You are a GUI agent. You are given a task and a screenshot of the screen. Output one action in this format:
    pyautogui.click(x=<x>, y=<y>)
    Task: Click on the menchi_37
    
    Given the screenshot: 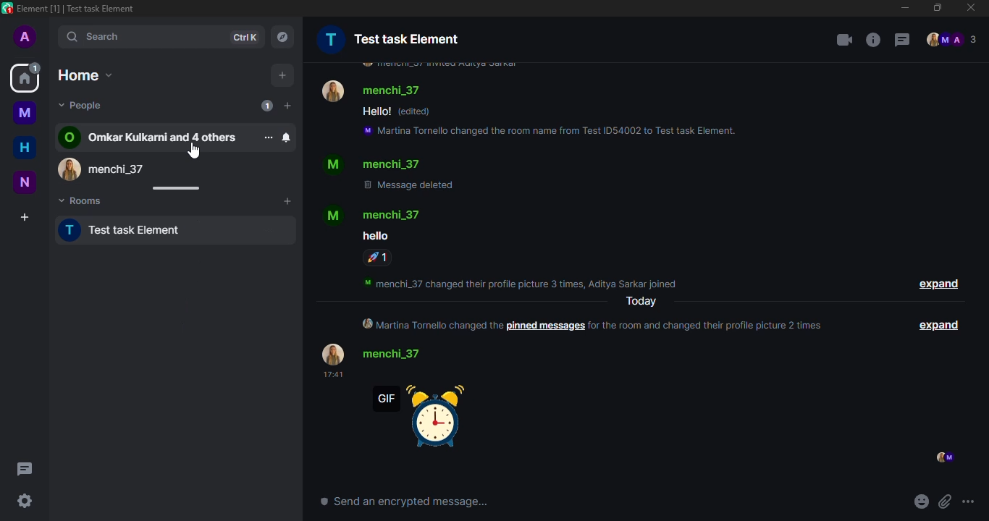 What is the action you would take?
    pyautogui.click(x=375, y=214)
    